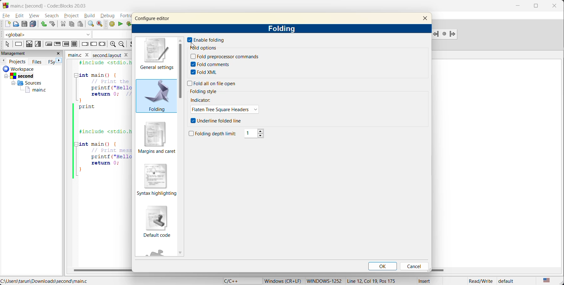 The height and width of the screenshot is (285, 564). What do you see at coordinates (123, 44) in the screenshot?
I see `zoom out` at bounding box center [123, 44].